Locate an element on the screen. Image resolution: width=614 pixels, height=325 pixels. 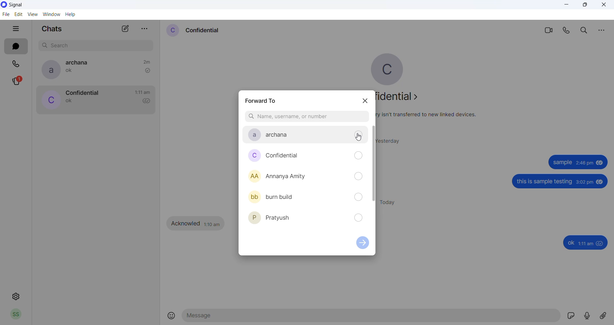
voice note is located at coordinates (588, 316).